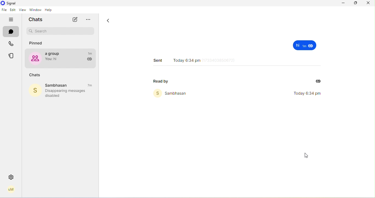  Describe the element at coordinates (61, 31) in the screenshot. I see `search bar` at that location.